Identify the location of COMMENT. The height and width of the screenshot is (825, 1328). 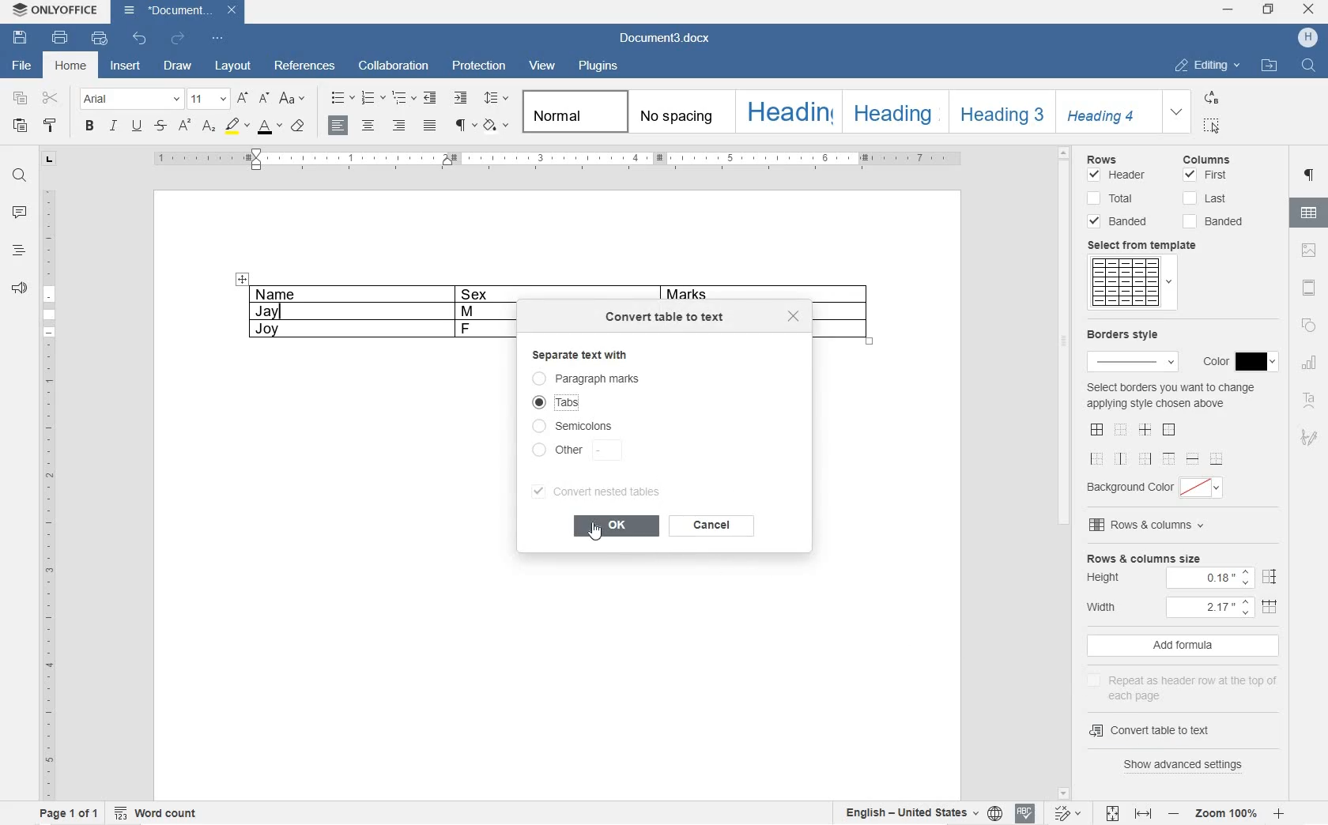
(18, 213).